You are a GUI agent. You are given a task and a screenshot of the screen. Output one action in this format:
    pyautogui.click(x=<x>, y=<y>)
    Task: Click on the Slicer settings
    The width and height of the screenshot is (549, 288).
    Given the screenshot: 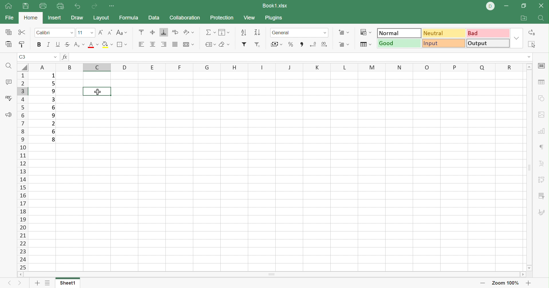 What is the action you would take?
    pyautogui.click(x=543, y=179)
    